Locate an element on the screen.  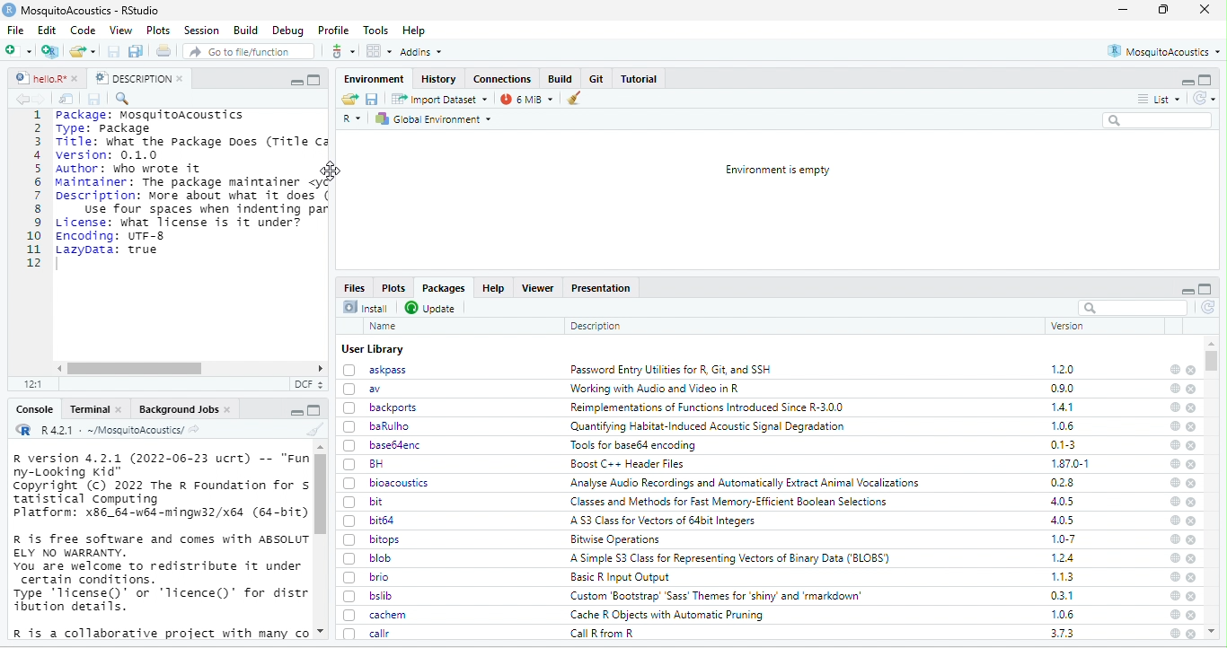
help is located at coordinates (1175, 521).